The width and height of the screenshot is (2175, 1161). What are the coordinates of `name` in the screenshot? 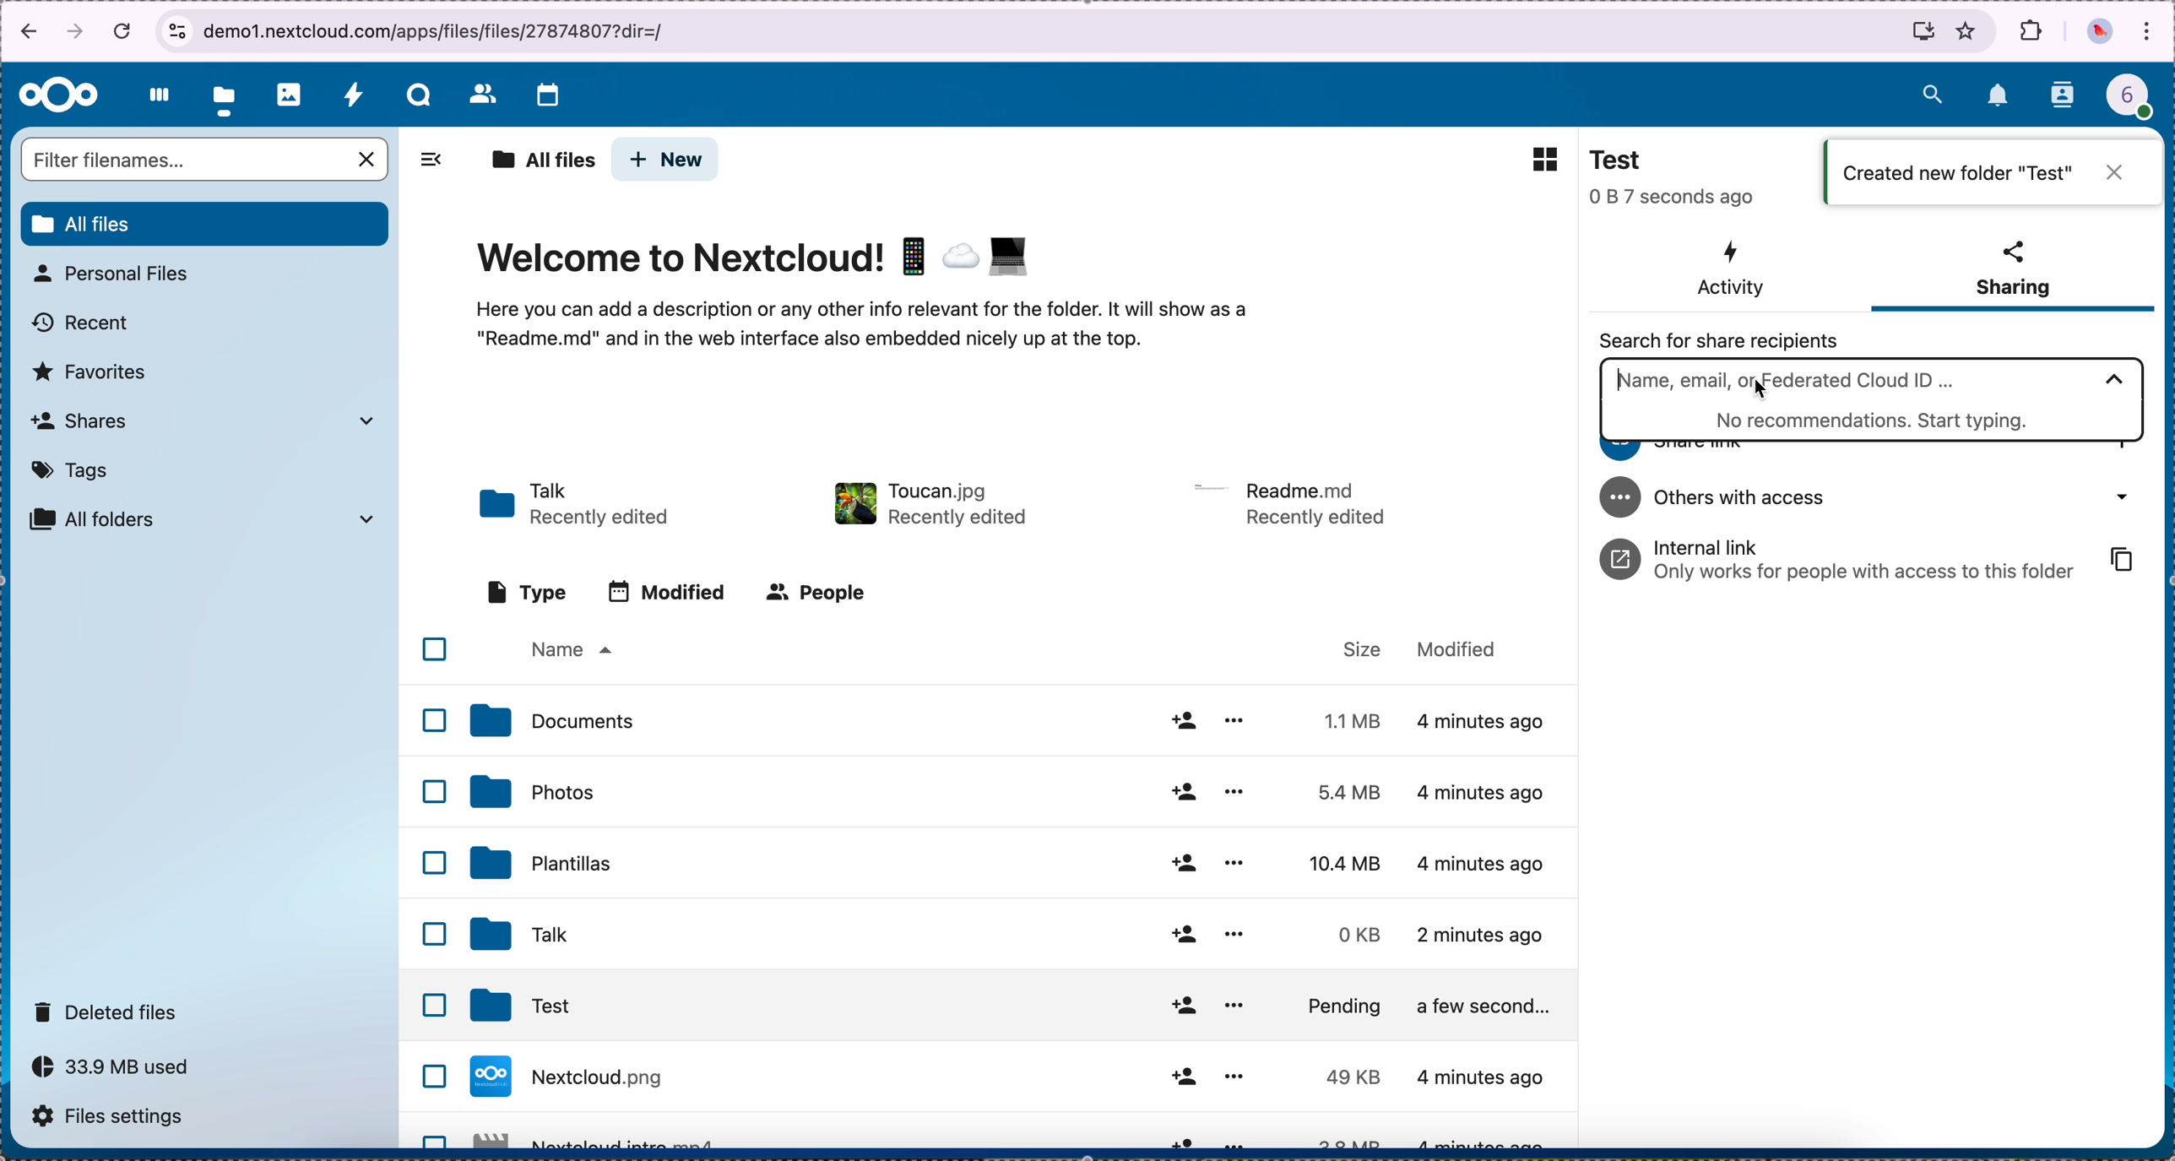 It's located at (569, 651).